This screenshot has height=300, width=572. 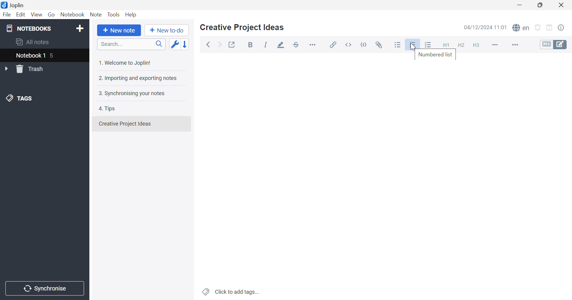 I want to click on NOTEBOOKS, so click(x=30, y=29).